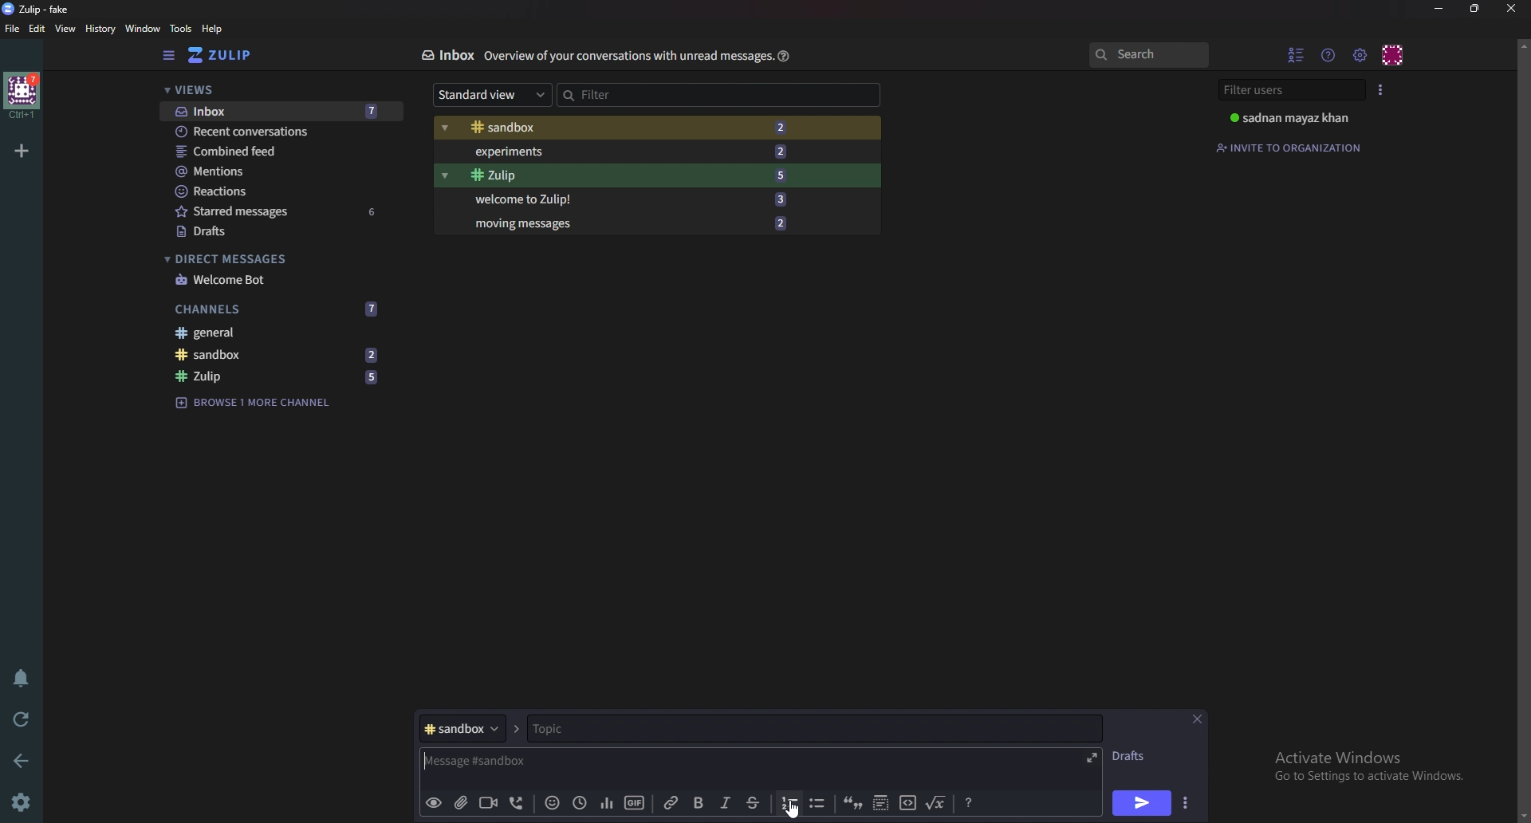  I want to click on home, so click(21, 96).